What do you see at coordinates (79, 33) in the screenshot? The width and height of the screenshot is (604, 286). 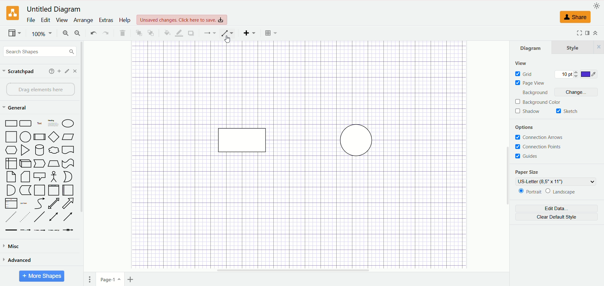 I see `zoom out` at bounding box center [79, 33].